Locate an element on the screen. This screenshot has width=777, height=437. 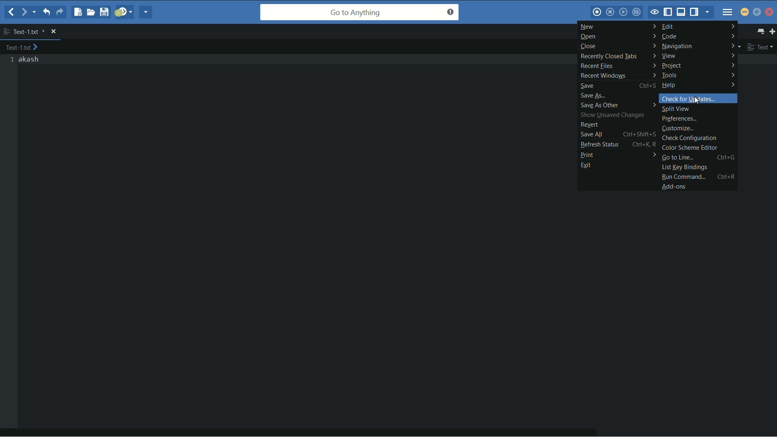
exit is located at coordinates (618, 165).